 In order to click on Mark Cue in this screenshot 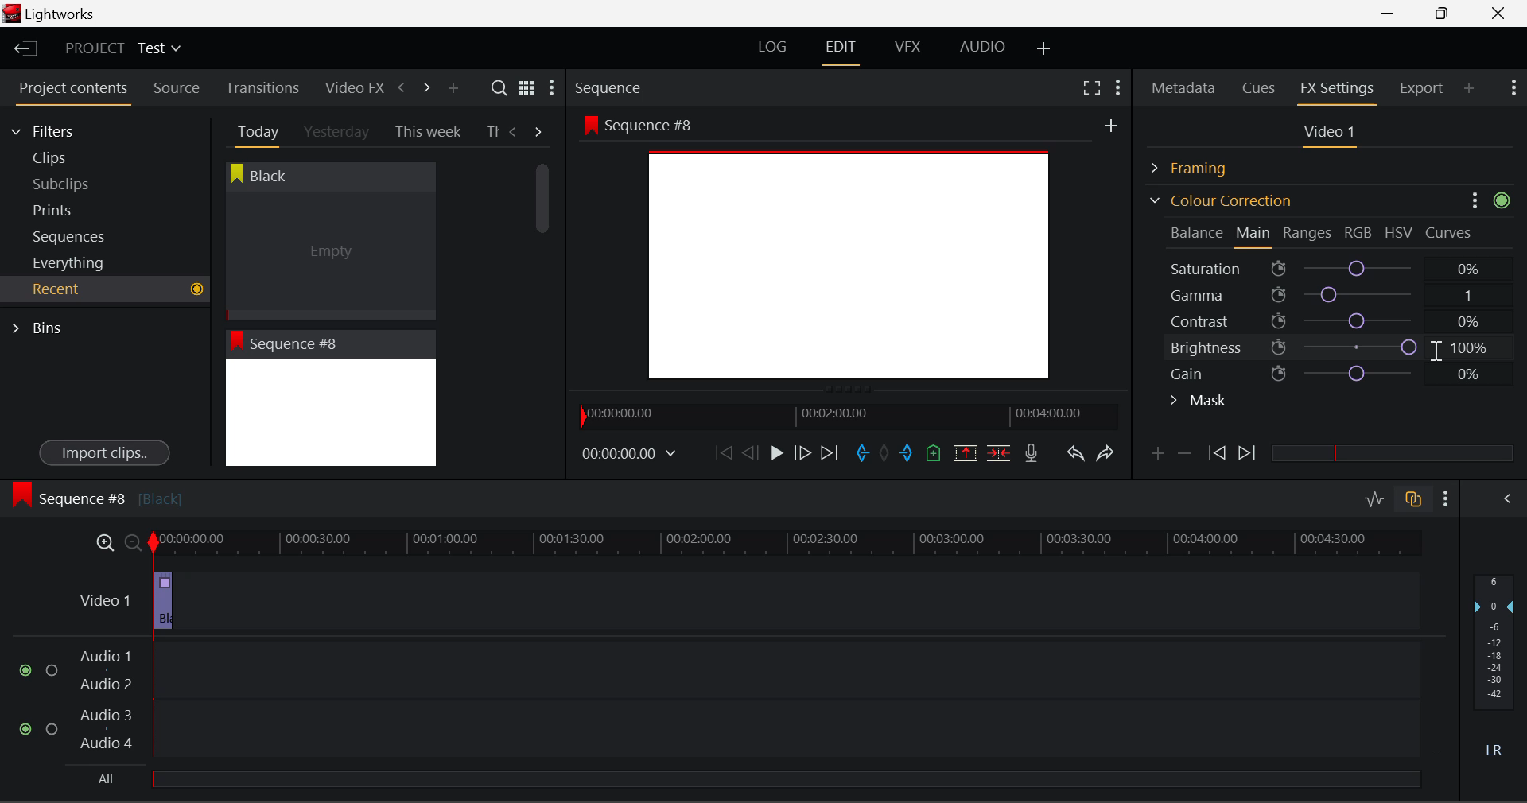, I will do `click(932, 454)`.